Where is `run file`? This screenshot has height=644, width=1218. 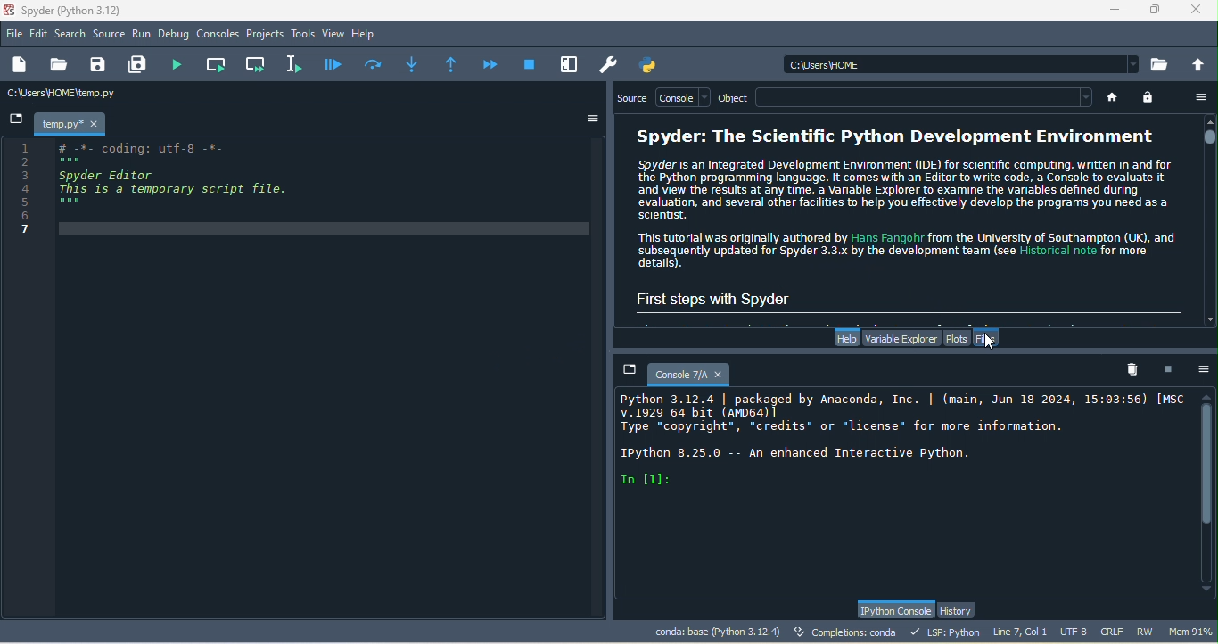
run file is located at coordinates (182, 64).